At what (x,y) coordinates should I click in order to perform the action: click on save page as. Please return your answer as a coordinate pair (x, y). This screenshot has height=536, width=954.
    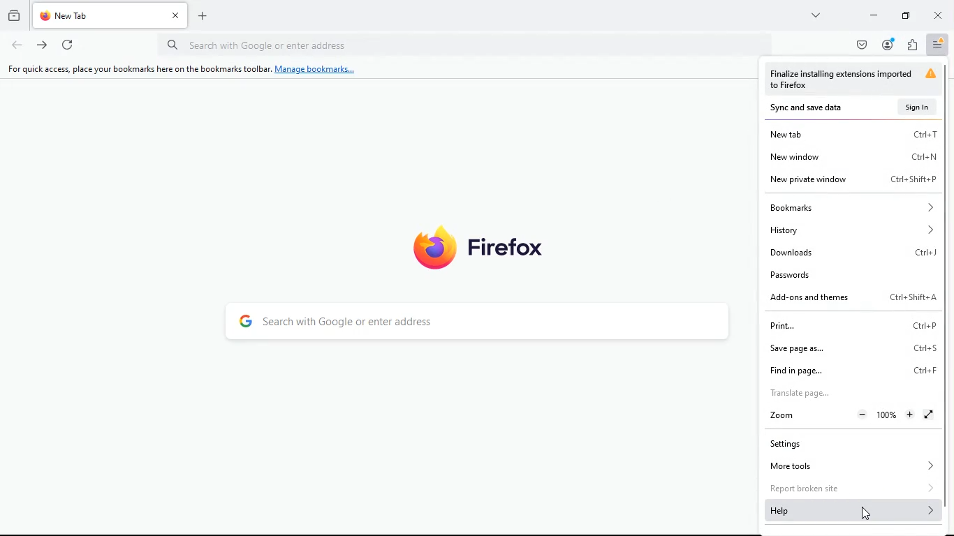
    Looking at the image, I should click on (857, 348).